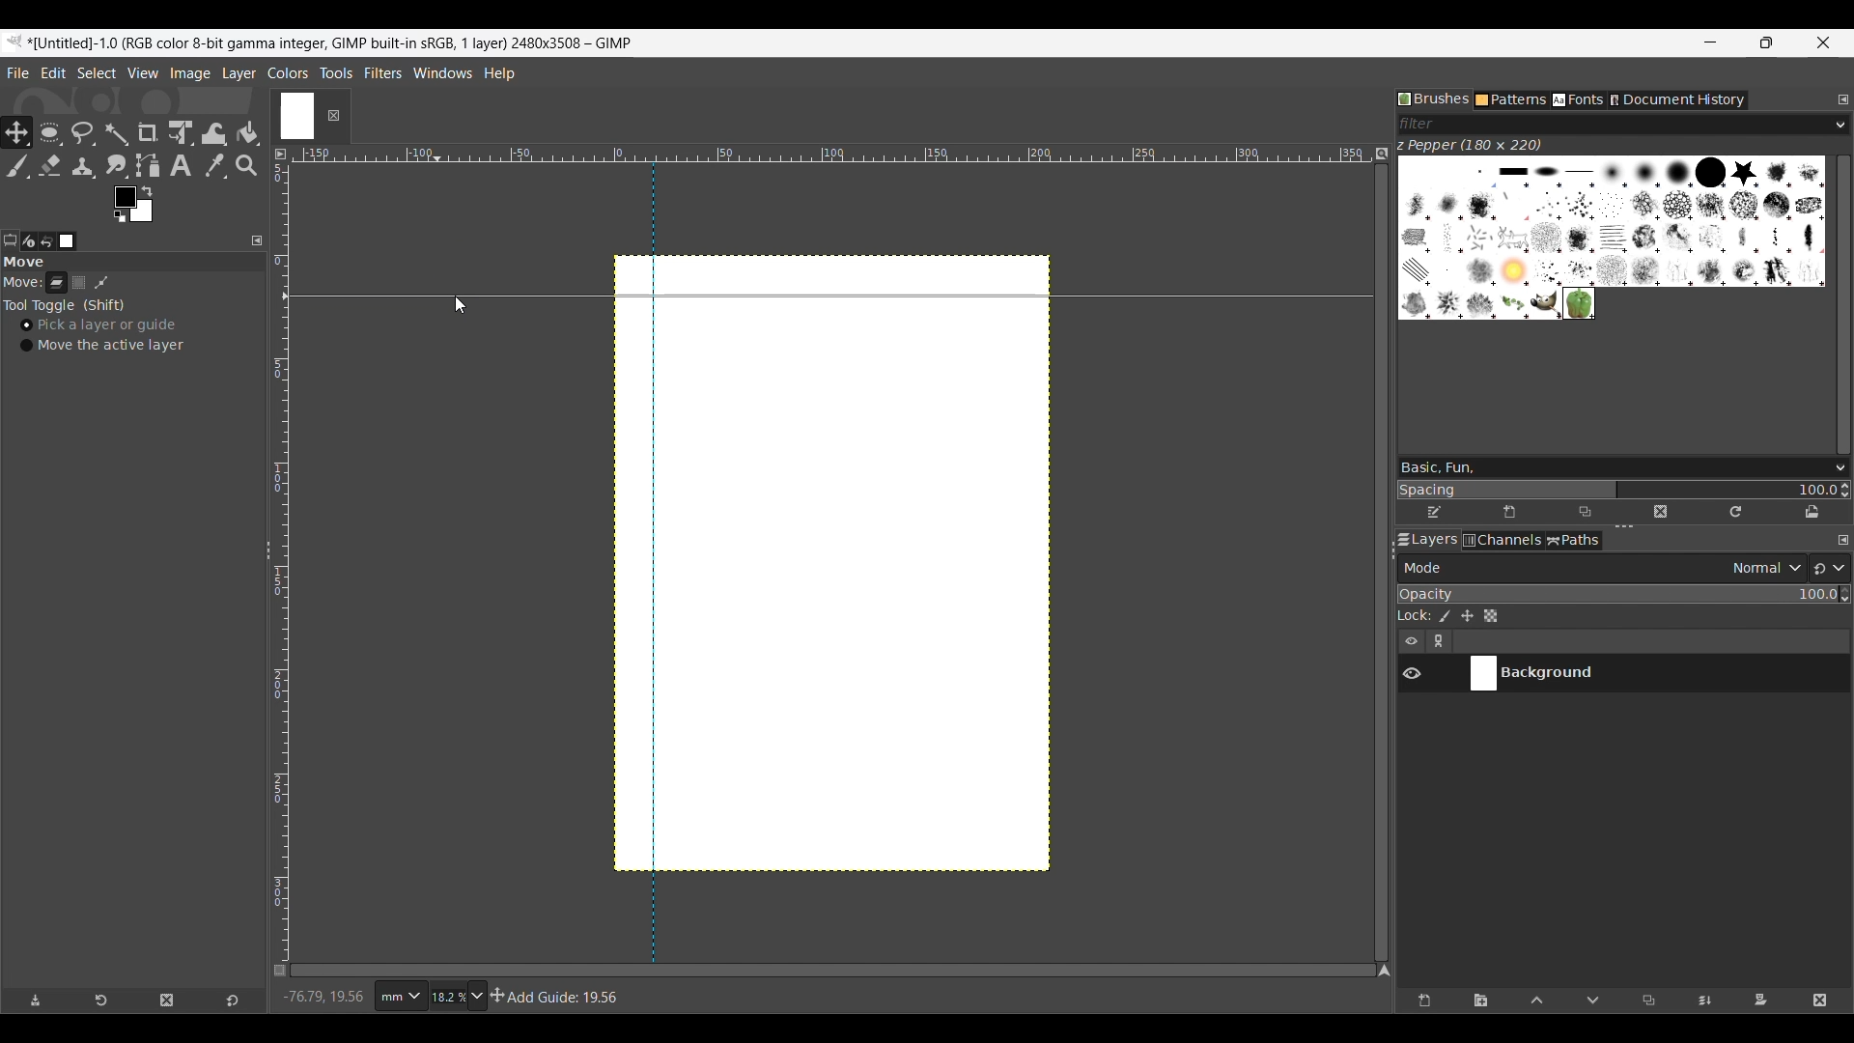 This screenshot has height=1043, width=1854. Describe the element at coordinates (1844, 304) in the screenshot. I see `Vertical slide bar` at that location.